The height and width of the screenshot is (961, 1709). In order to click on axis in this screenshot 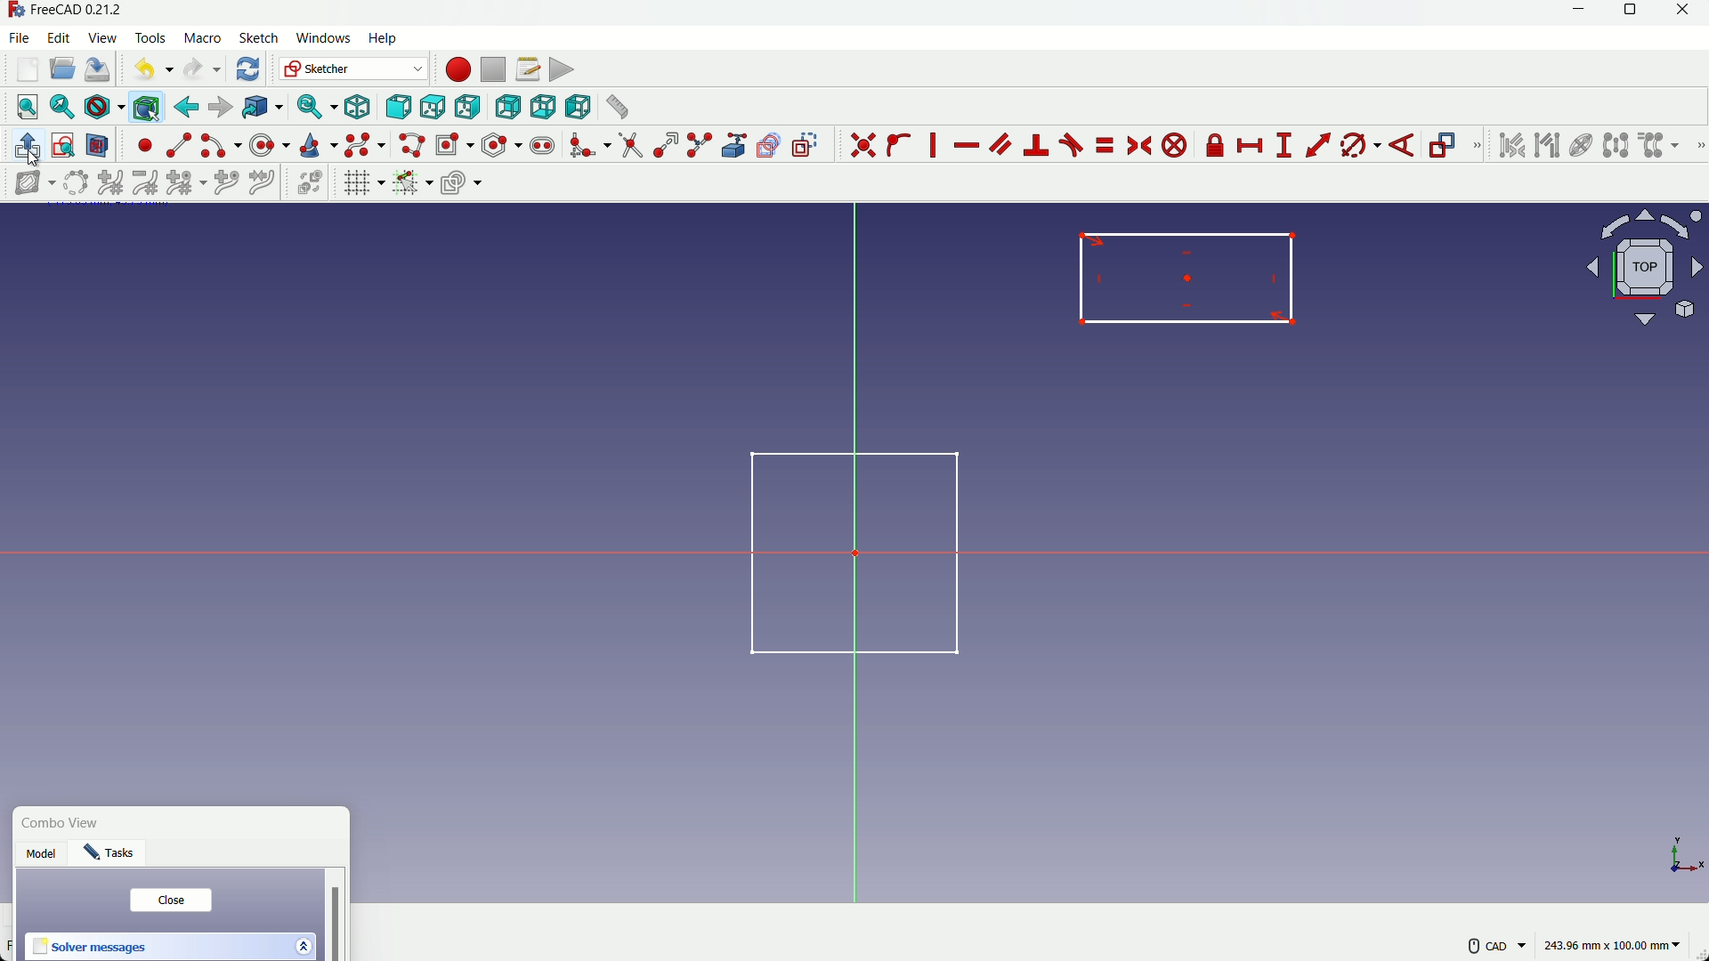, I will do `click(1684, 852)`.